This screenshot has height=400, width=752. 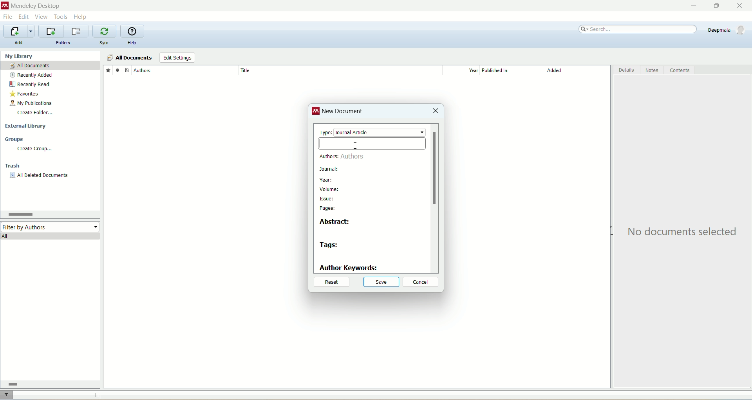 What do you see at coordinates (743, 6) in the screenshot?
I see `close` at bounding box center [743, 6].